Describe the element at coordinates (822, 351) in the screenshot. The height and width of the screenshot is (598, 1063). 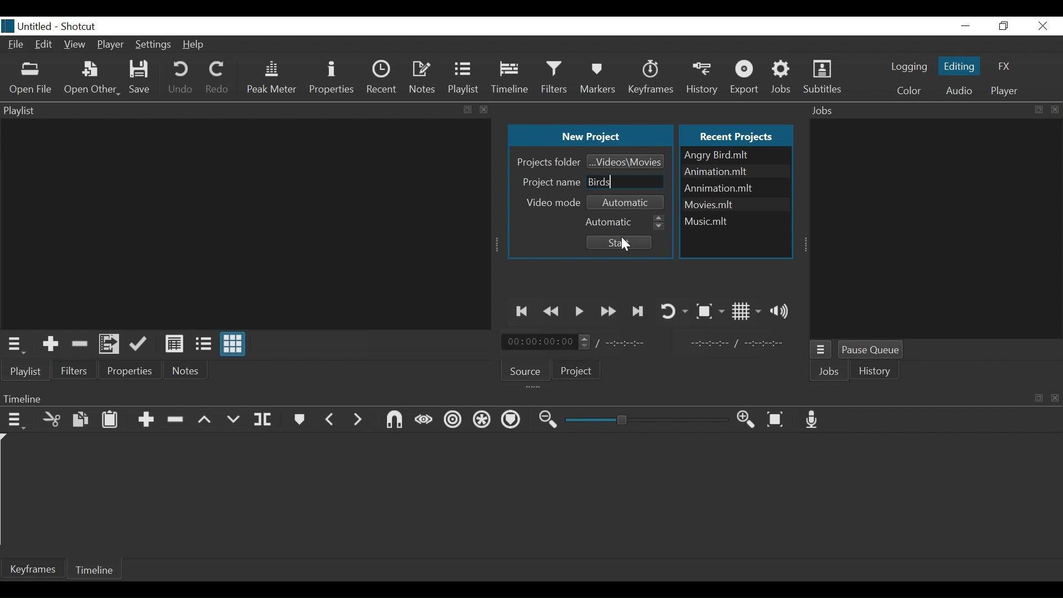
I see `Jobs Menu` at that location.